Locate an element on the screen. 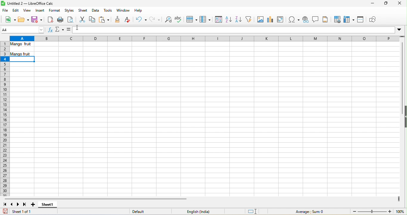 This screenshot has width=407, height=215. minimize is located at coordinates (372, 4).